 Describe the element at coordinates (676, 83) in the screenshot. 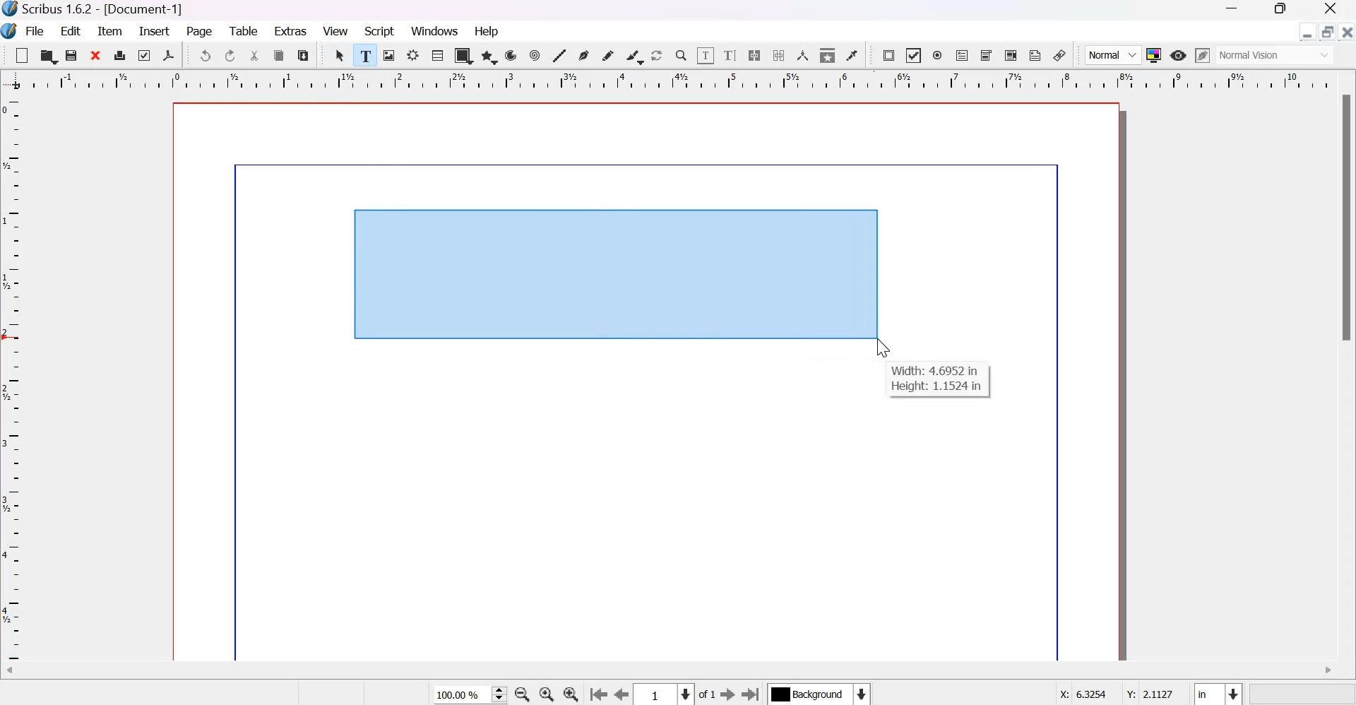

I see `Horizontal scale` at that location.